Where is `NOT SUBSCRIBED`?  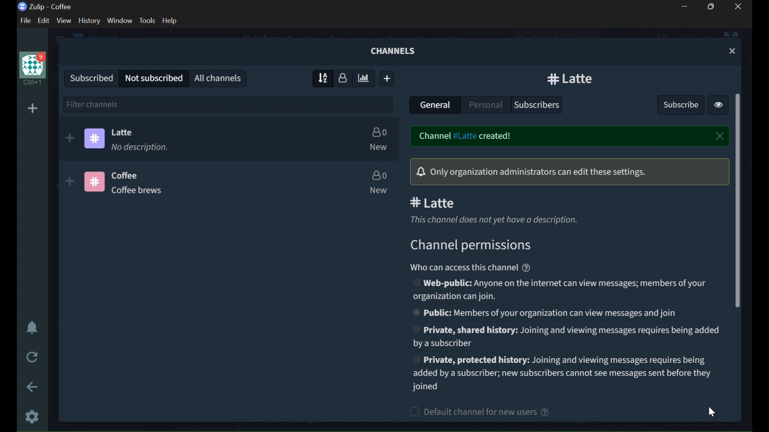 NOT SUBSCRIBED is located at coordinates (154, 78).